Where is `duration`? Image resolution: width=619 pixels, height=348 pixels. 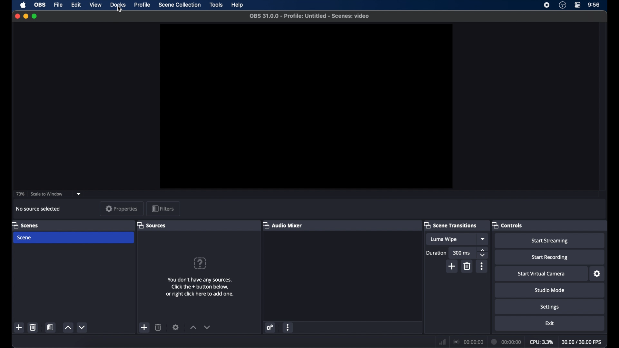 duration is located at coordinates (506, 342).